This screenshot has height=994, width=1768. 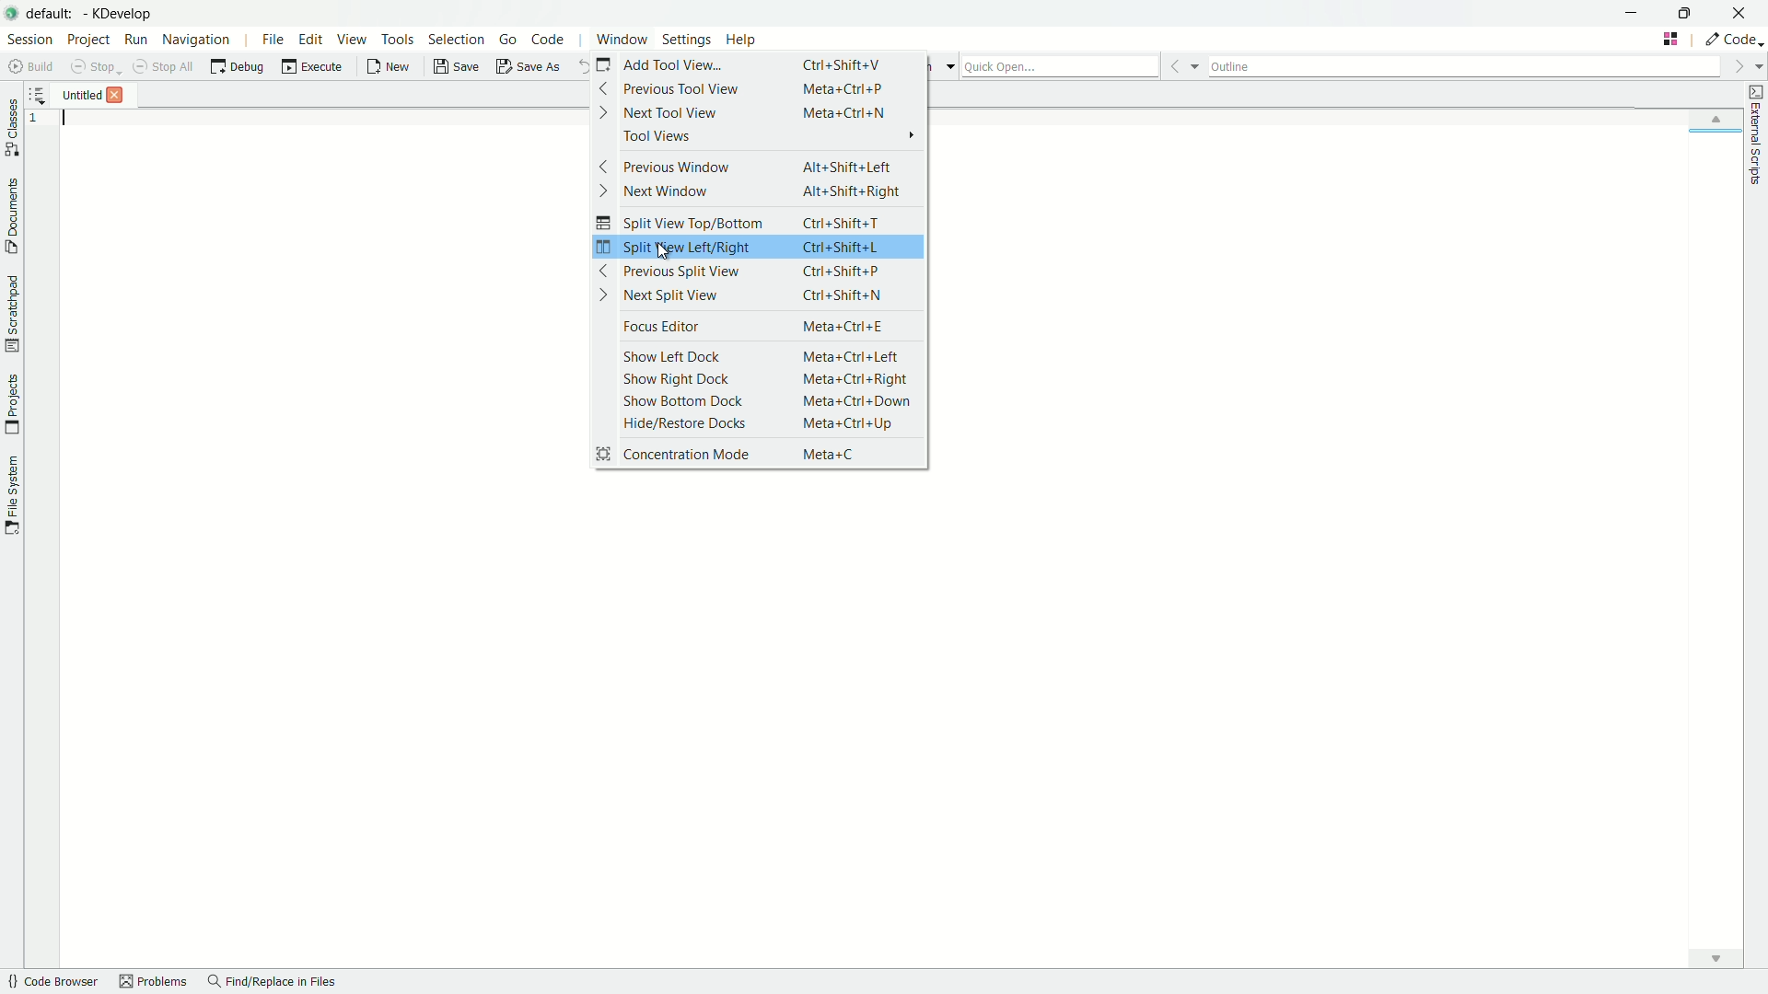 What do you see at coordinates (686, 167) in the screenshot?
I see `previous window` at bounding box center [686, 167].